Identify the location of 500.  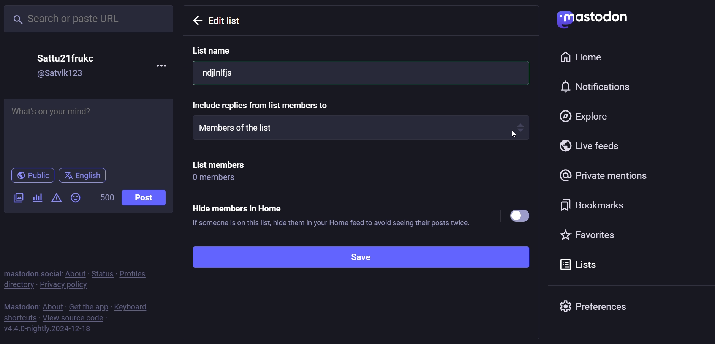
(107, 198).